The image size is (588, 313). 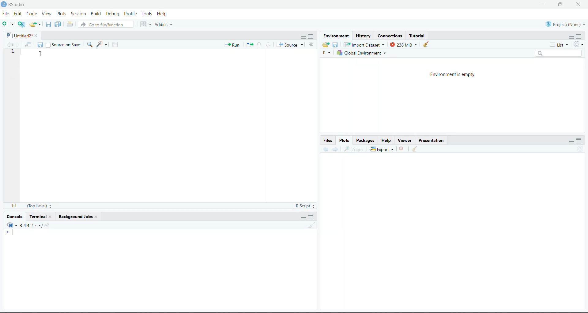 What do you see at coordinates (303, 37) in the screenshot?
I see `minimize` at bounding box center [303, 37].